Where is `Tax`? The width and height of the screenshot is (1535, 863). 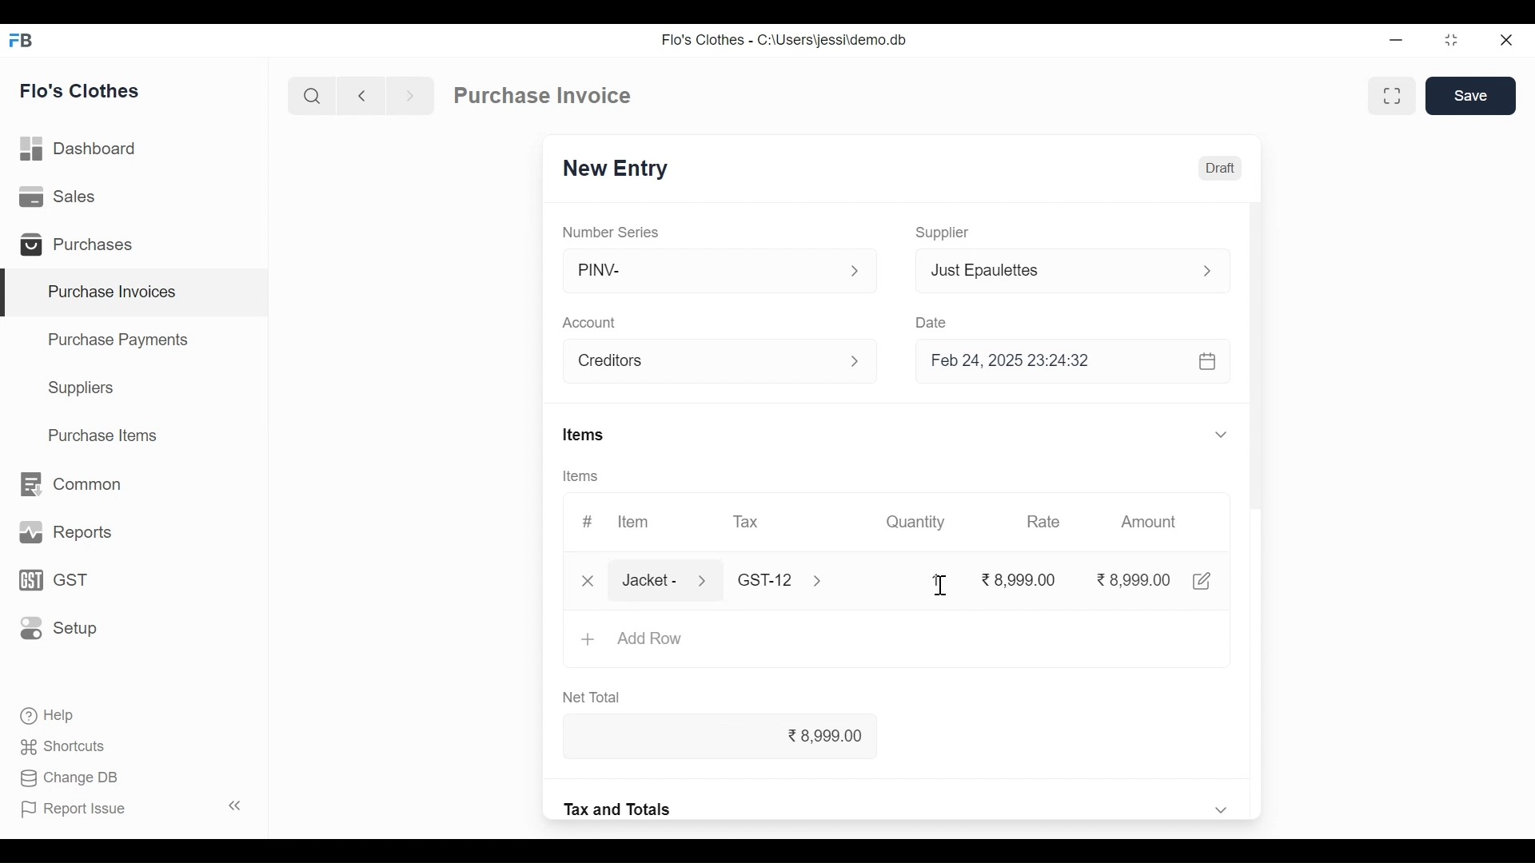 Tax is located at coordinates (768, 579).